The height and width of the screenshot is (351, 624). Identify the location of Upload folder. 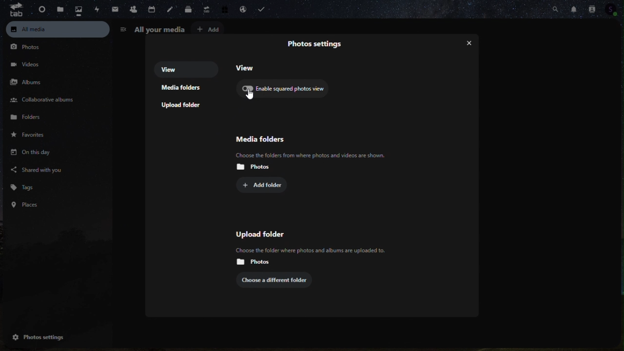
(267, 234).